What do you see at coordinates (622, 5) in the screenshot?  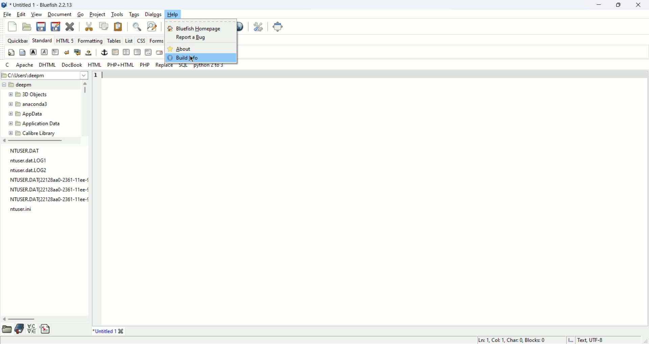 I see `maximize` at bounding box center [622, 5].